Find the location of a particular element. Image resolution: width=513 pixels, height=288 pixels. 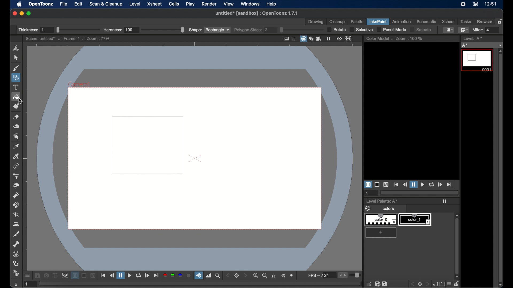

pause button is located at coordinates (413, 184).